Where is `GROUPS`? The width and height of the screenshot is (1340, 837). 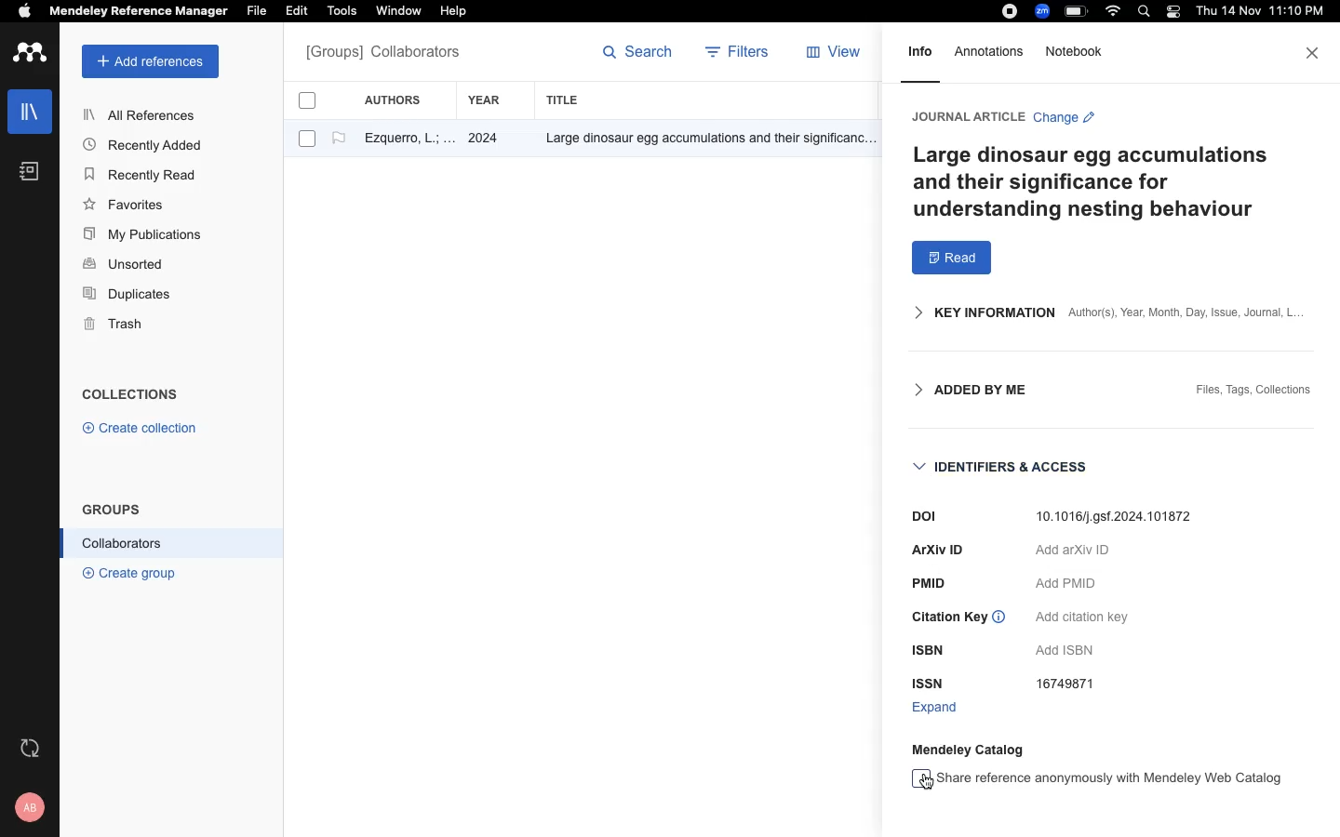 GROUPS is located at coordinates (112, 508).